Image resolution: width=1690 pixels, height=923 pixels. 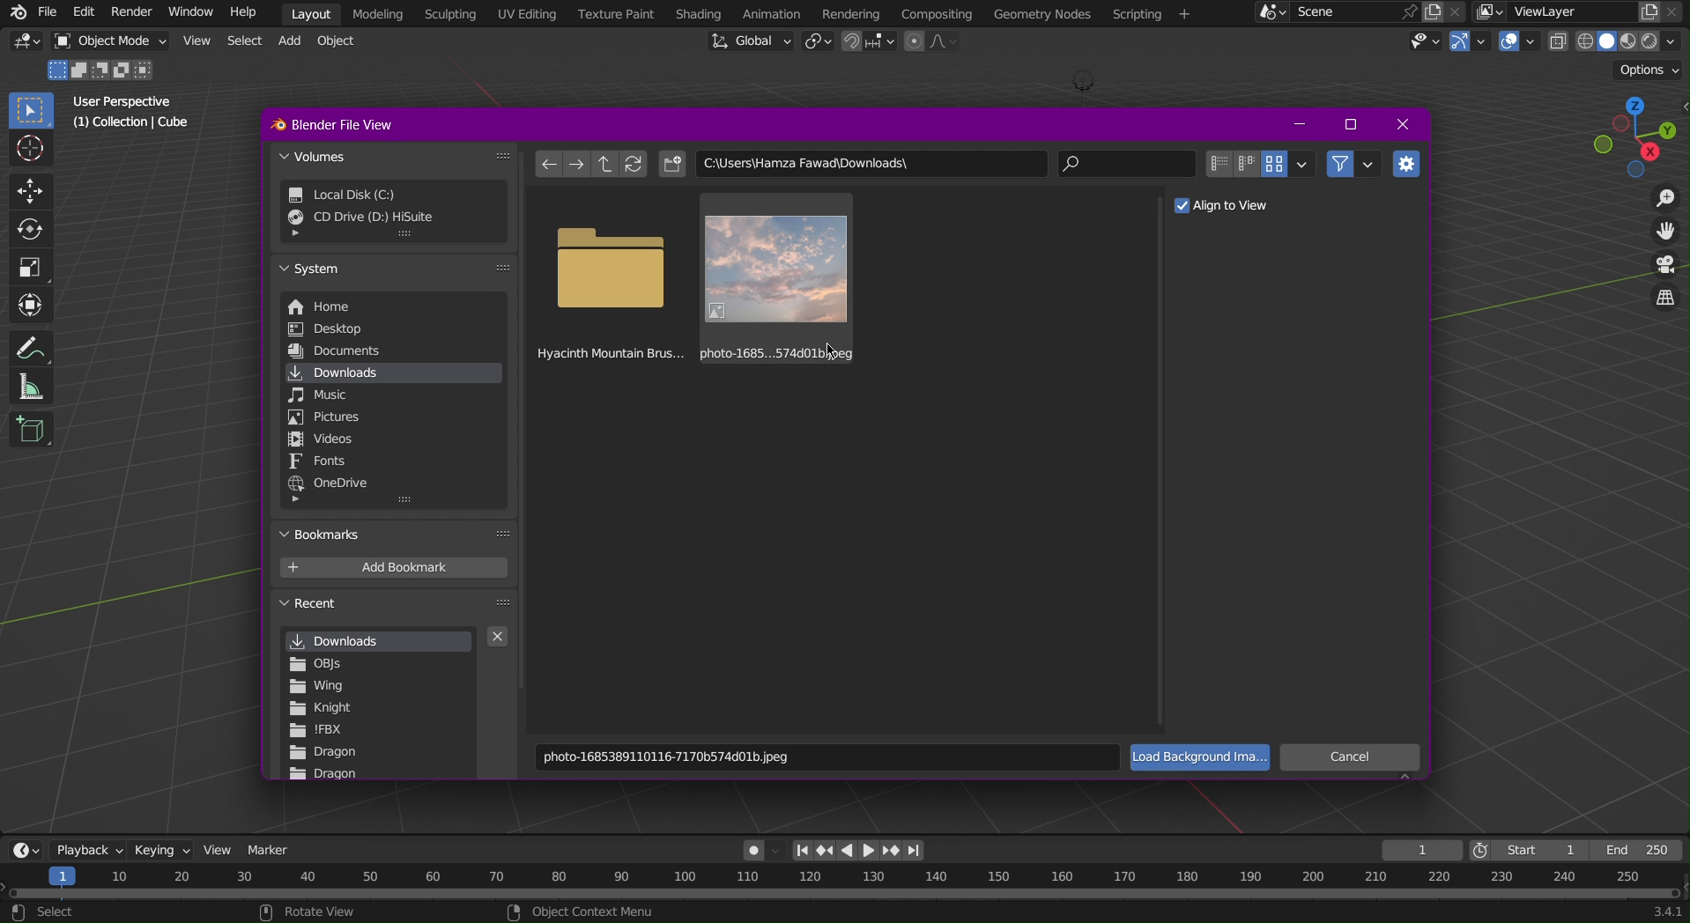 I want to click on Auto Keying, so click(x=753, y=849).